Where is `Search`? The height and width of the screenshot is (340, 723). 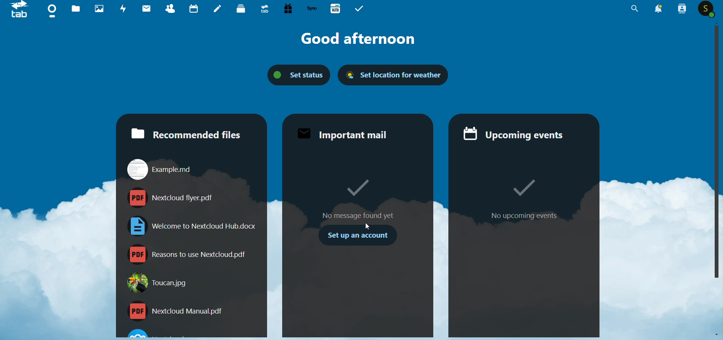
Search is located at coordinates (630, 9).